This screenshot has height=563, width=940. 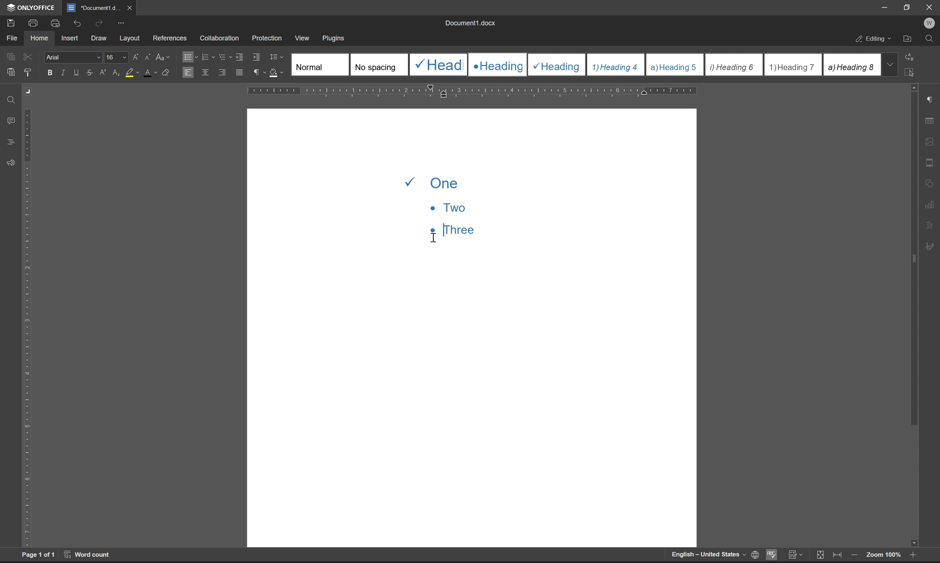 I want to click on word count, so click(x=88, y=554).